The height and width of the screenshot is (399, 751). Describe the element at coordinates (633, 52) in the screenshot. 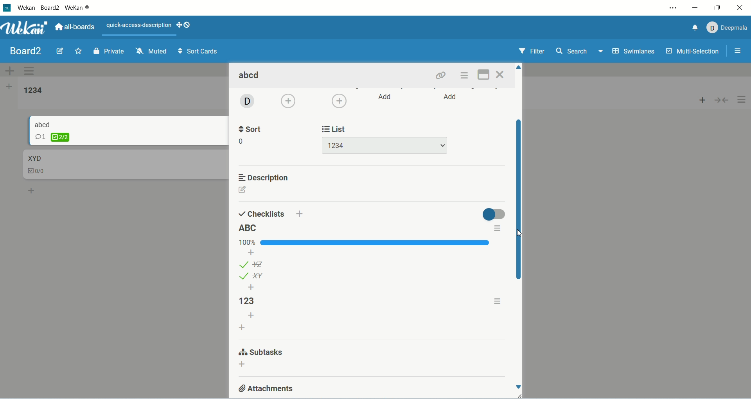

I see `swimlanes` at that location.